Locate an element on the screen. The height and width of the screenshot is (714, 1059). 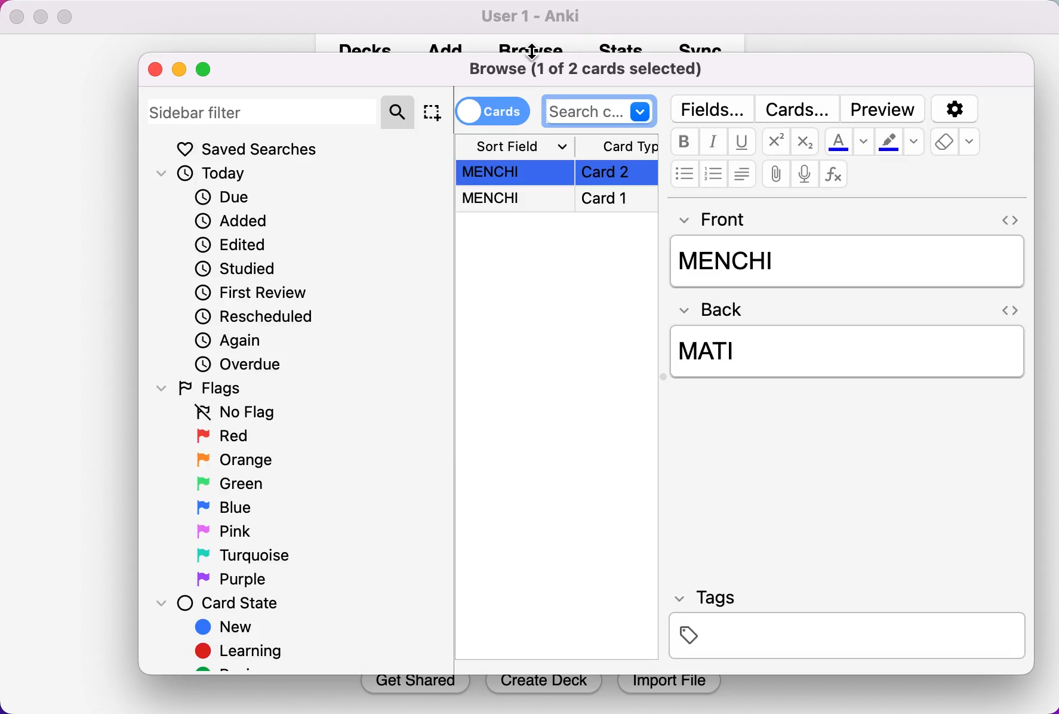
remove formatting is located at coordinates (957, 144).